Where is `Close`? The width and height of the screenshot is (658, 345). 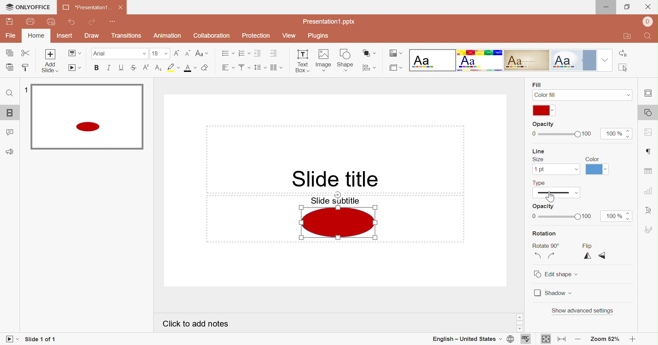
Close is located at coordinates (120, 8).